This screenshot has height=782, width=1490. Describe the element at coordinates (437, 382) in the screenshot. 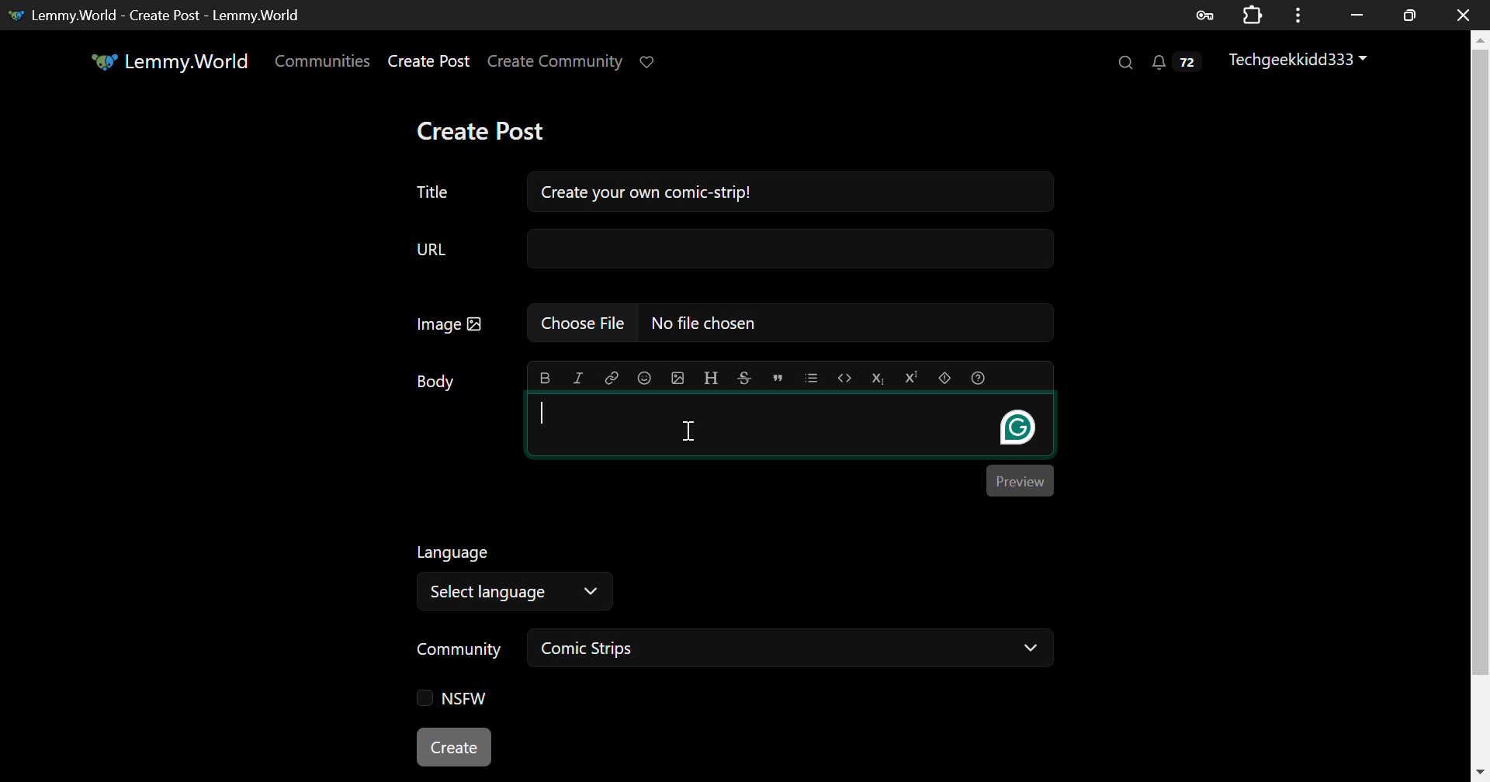

I see `Body` at that location.